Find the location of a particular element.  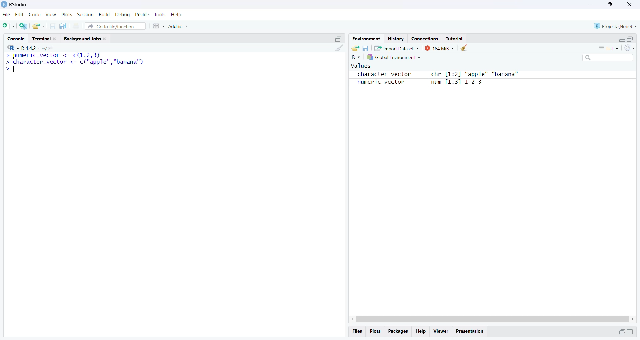

View is located at coordinates (51, 15).